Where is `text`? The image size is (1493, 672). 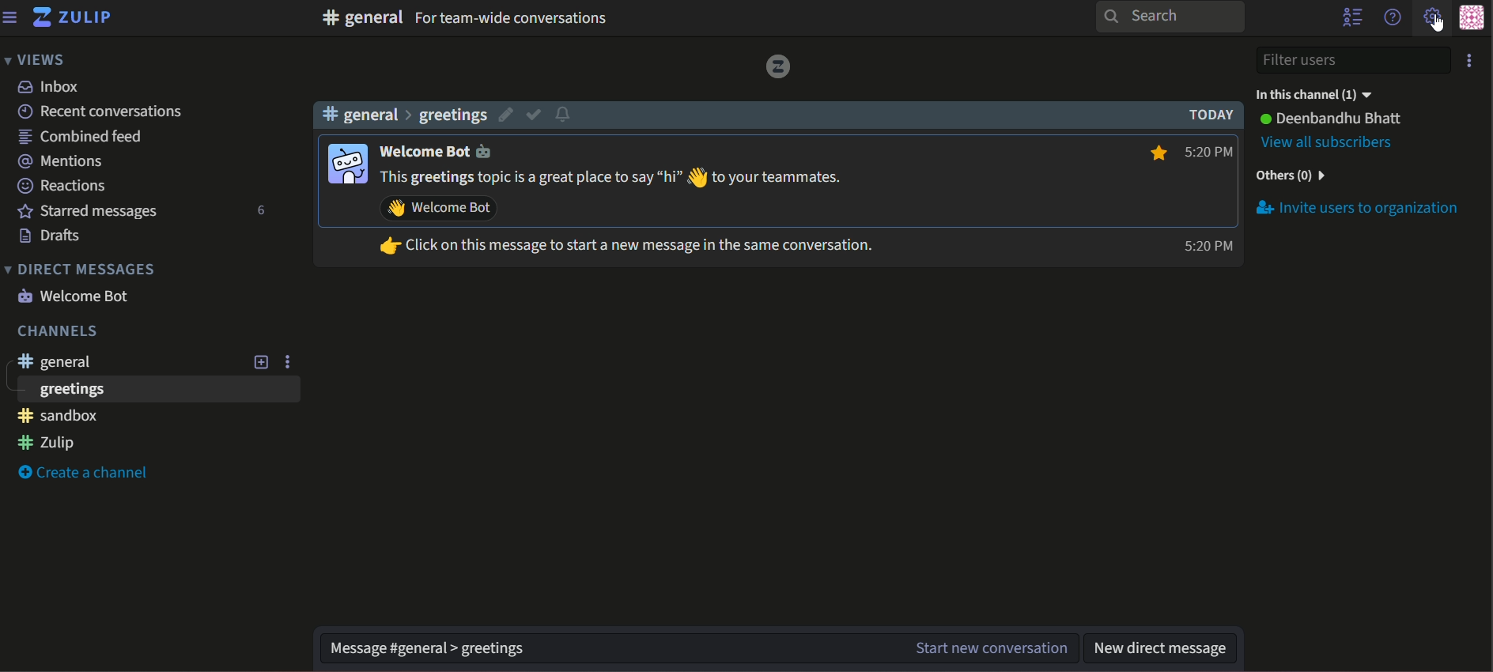
text is located at coordinates (1360, 207).